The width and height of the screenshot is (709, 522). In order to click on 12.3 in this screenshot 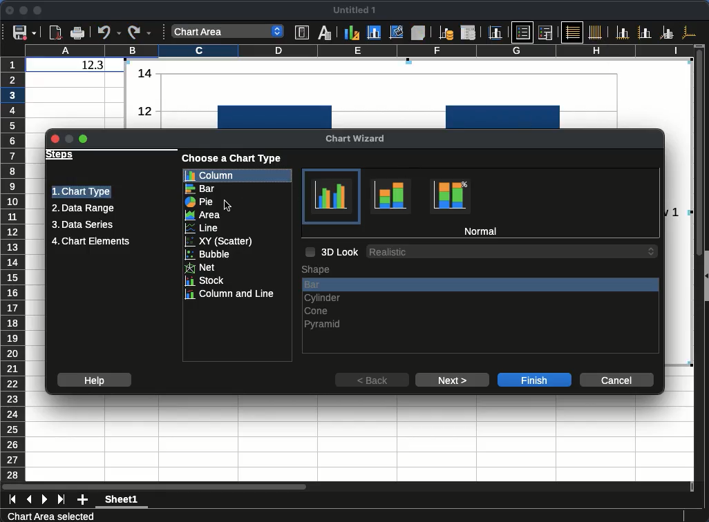, I will do `click(93, 65)`.